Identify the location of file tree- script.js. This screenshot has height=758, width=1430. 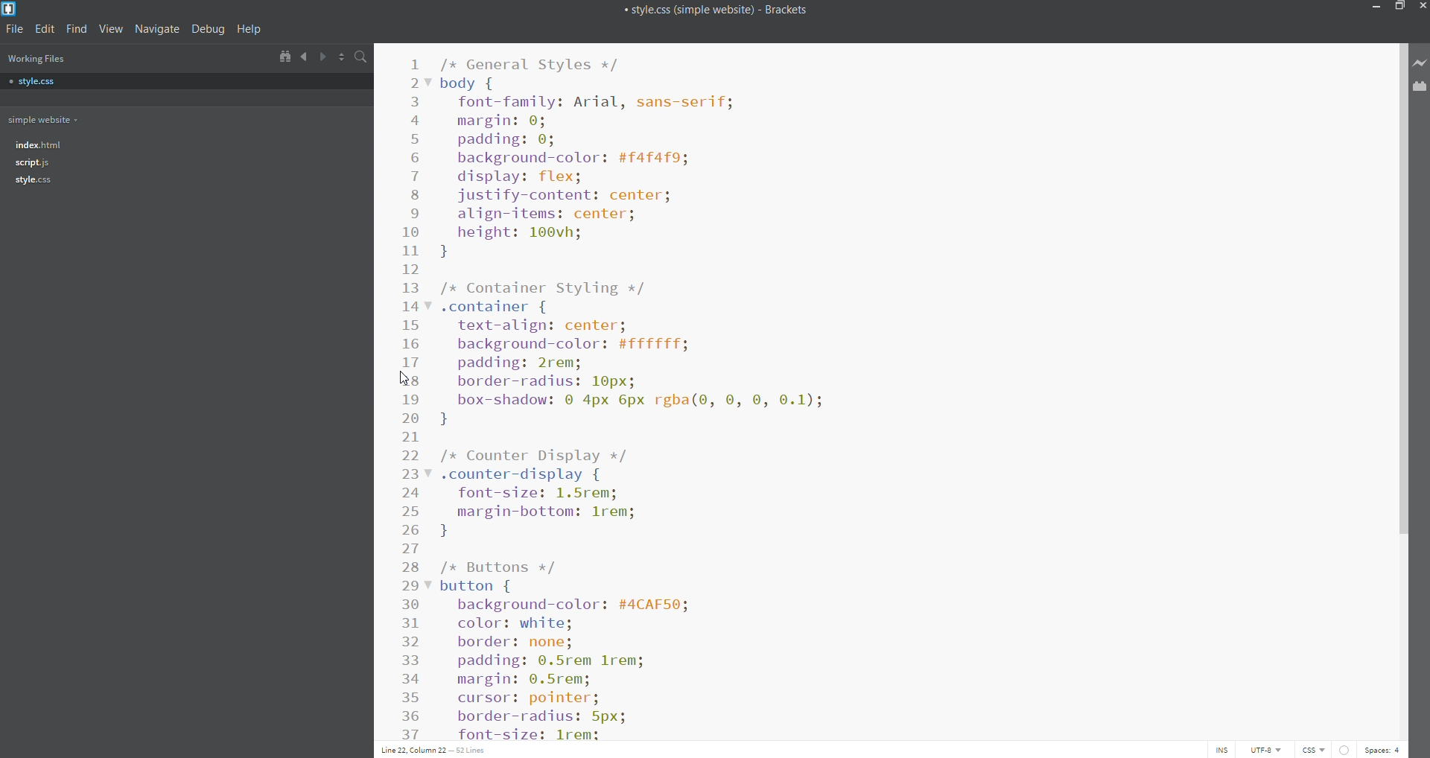
(33, 163).